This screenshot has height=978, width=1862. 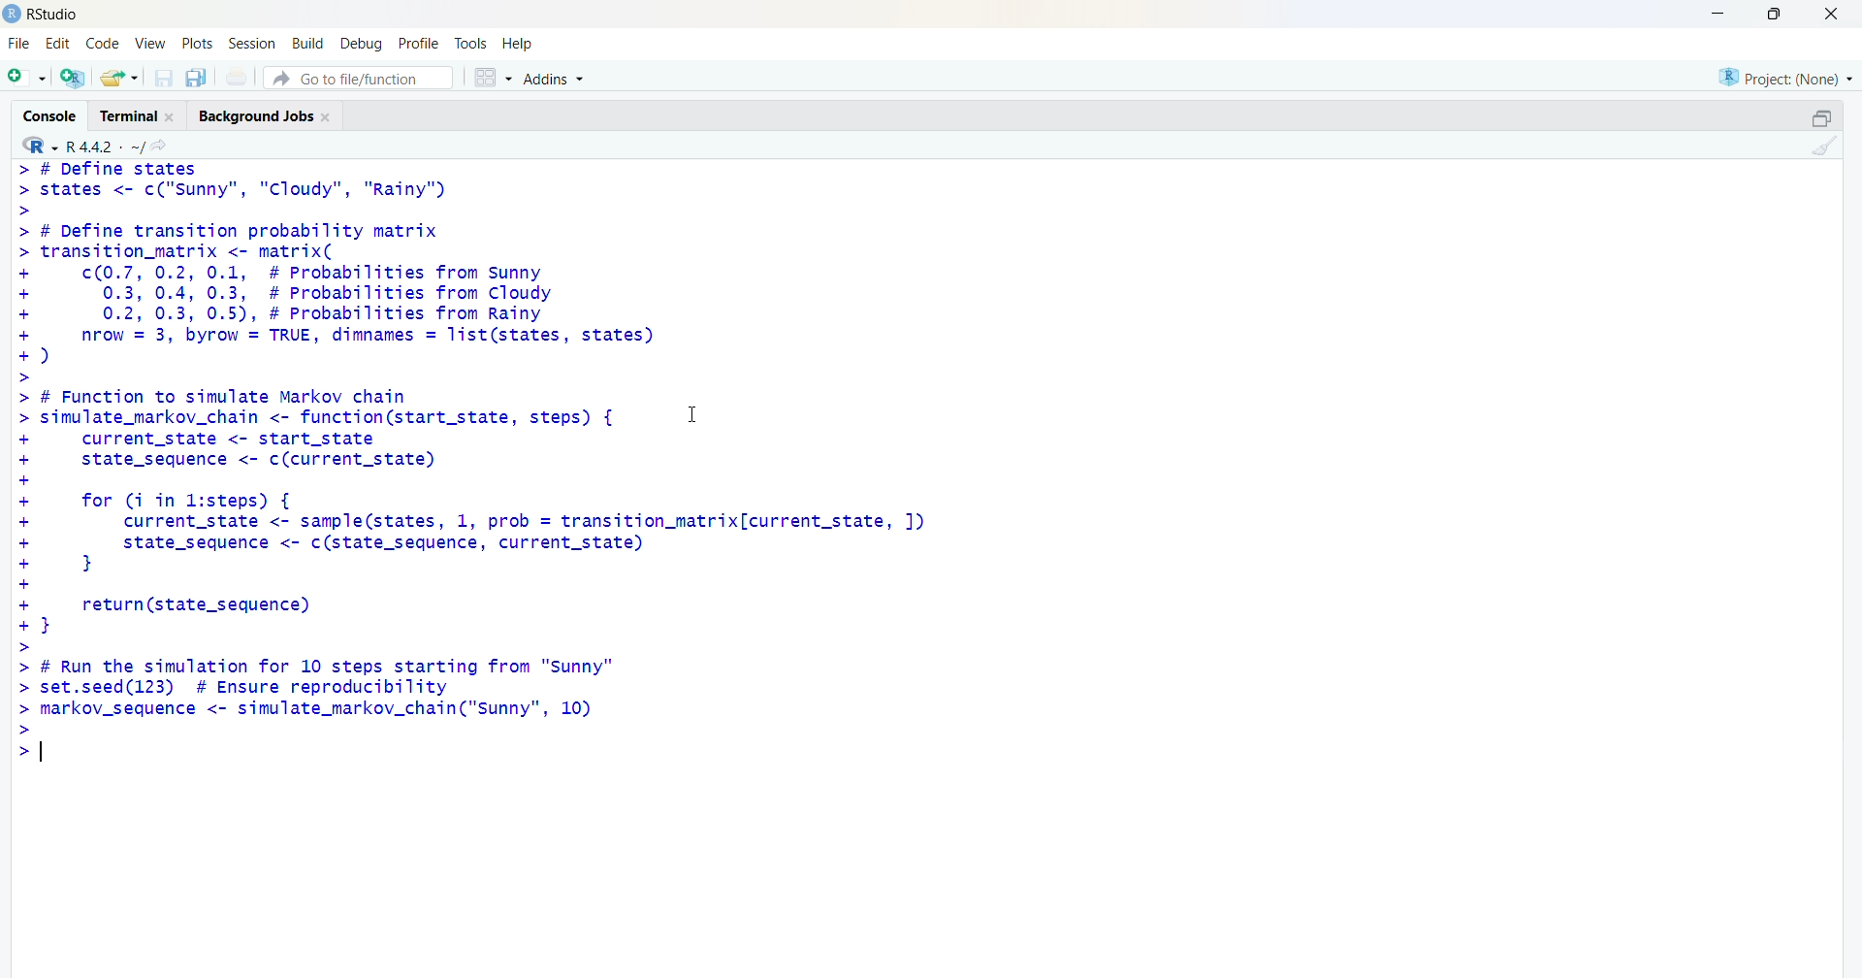 What do you see at coordinates (150, 42) in the screenshot?
I see `view` at bounding box center [150, 42].